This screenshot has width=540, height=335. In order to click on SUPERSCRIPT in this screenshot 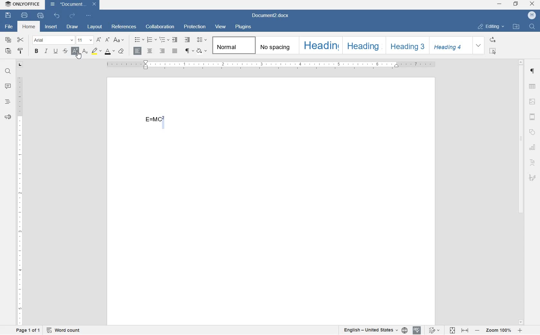, I will do `click(102, 64)`.